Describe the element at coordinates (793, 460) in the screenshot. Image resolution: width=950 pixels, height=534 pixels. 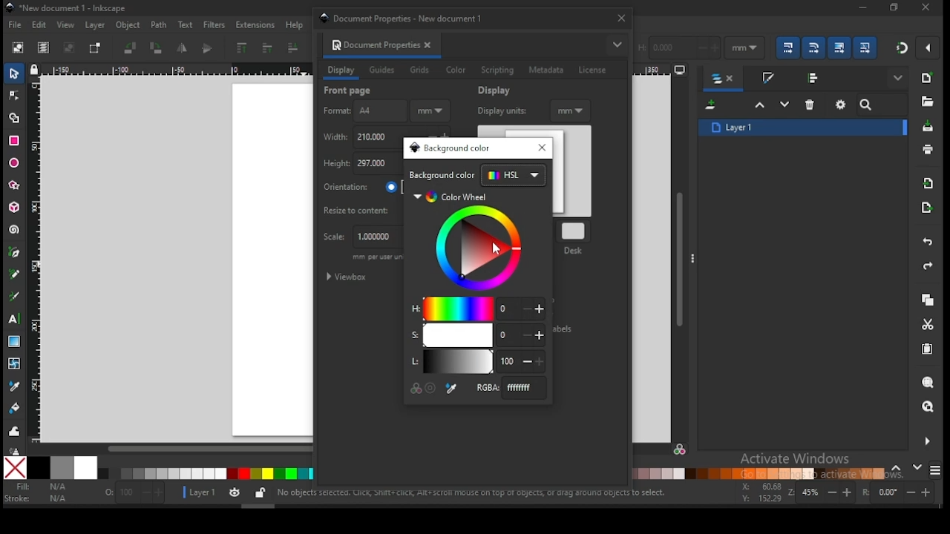
I see `activate windows` at that location.